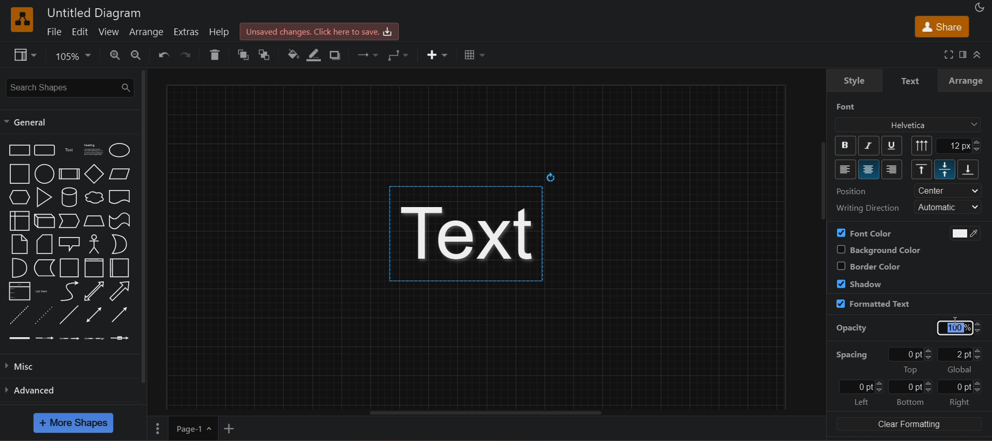  I want to click on link, so click(18, 338).